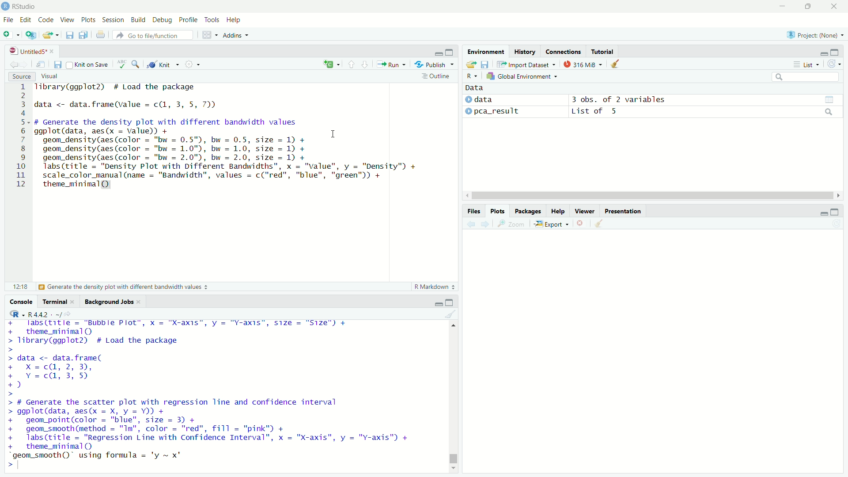 The width and height of the screenshot is (848, 477). What do you see at coordinates (525, 51) in the screenshot?
I see `History` at bounding box center [525, 51].